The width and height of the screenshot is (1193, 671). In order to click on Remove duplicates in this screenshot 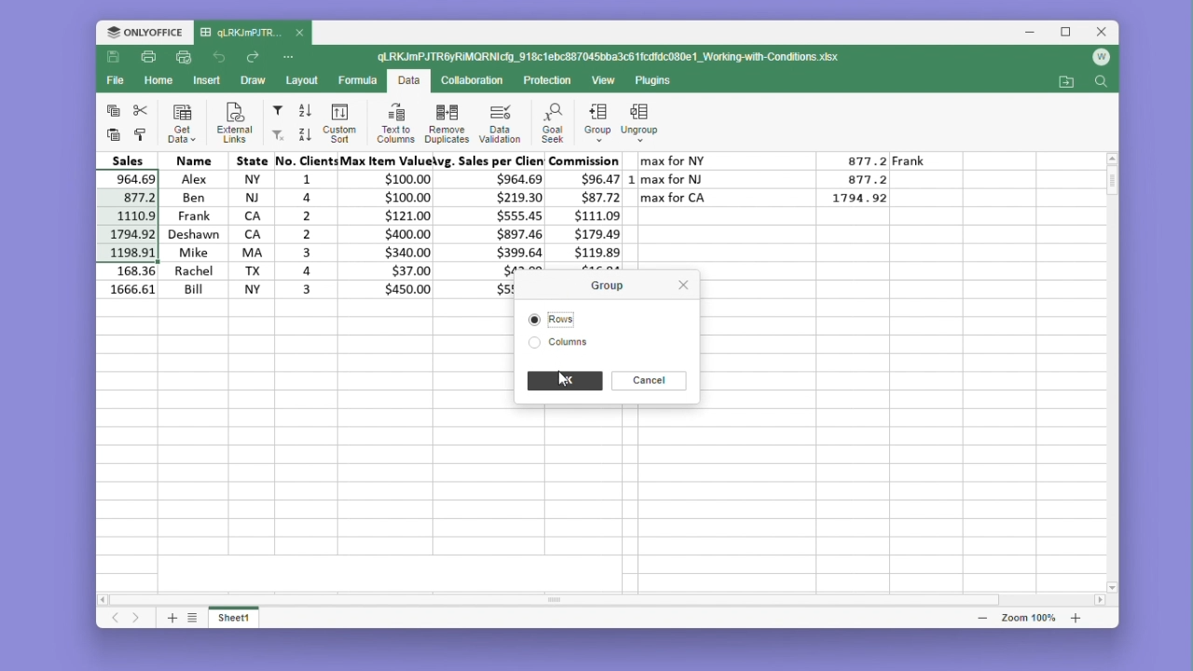, I will do `click(446, 122)`.